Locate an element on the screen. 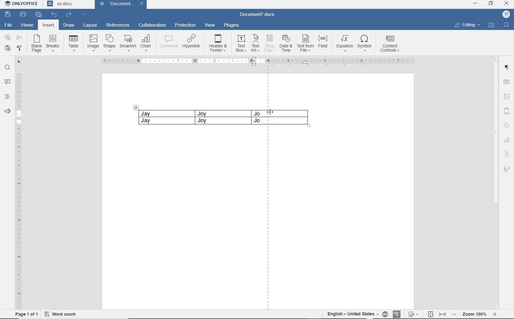  PAGE 1 OF 1 is located at coordinates (27, 314).